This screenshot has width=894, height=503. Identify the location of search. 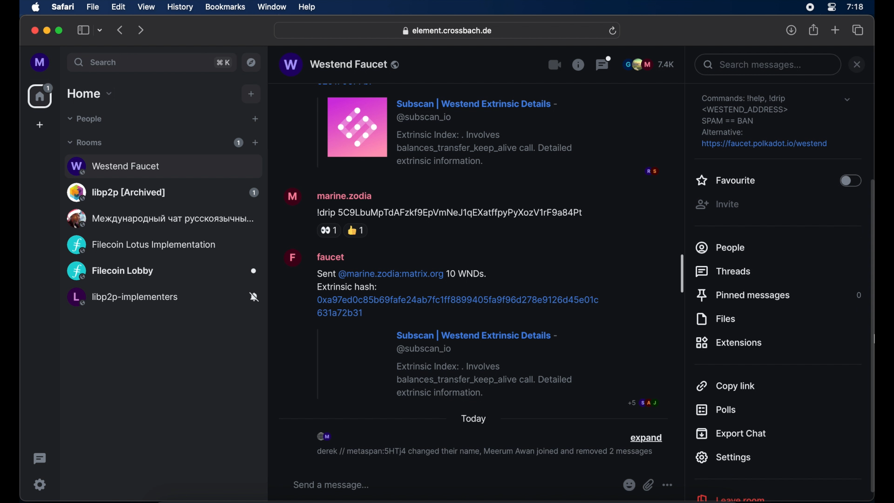
(96, 62).